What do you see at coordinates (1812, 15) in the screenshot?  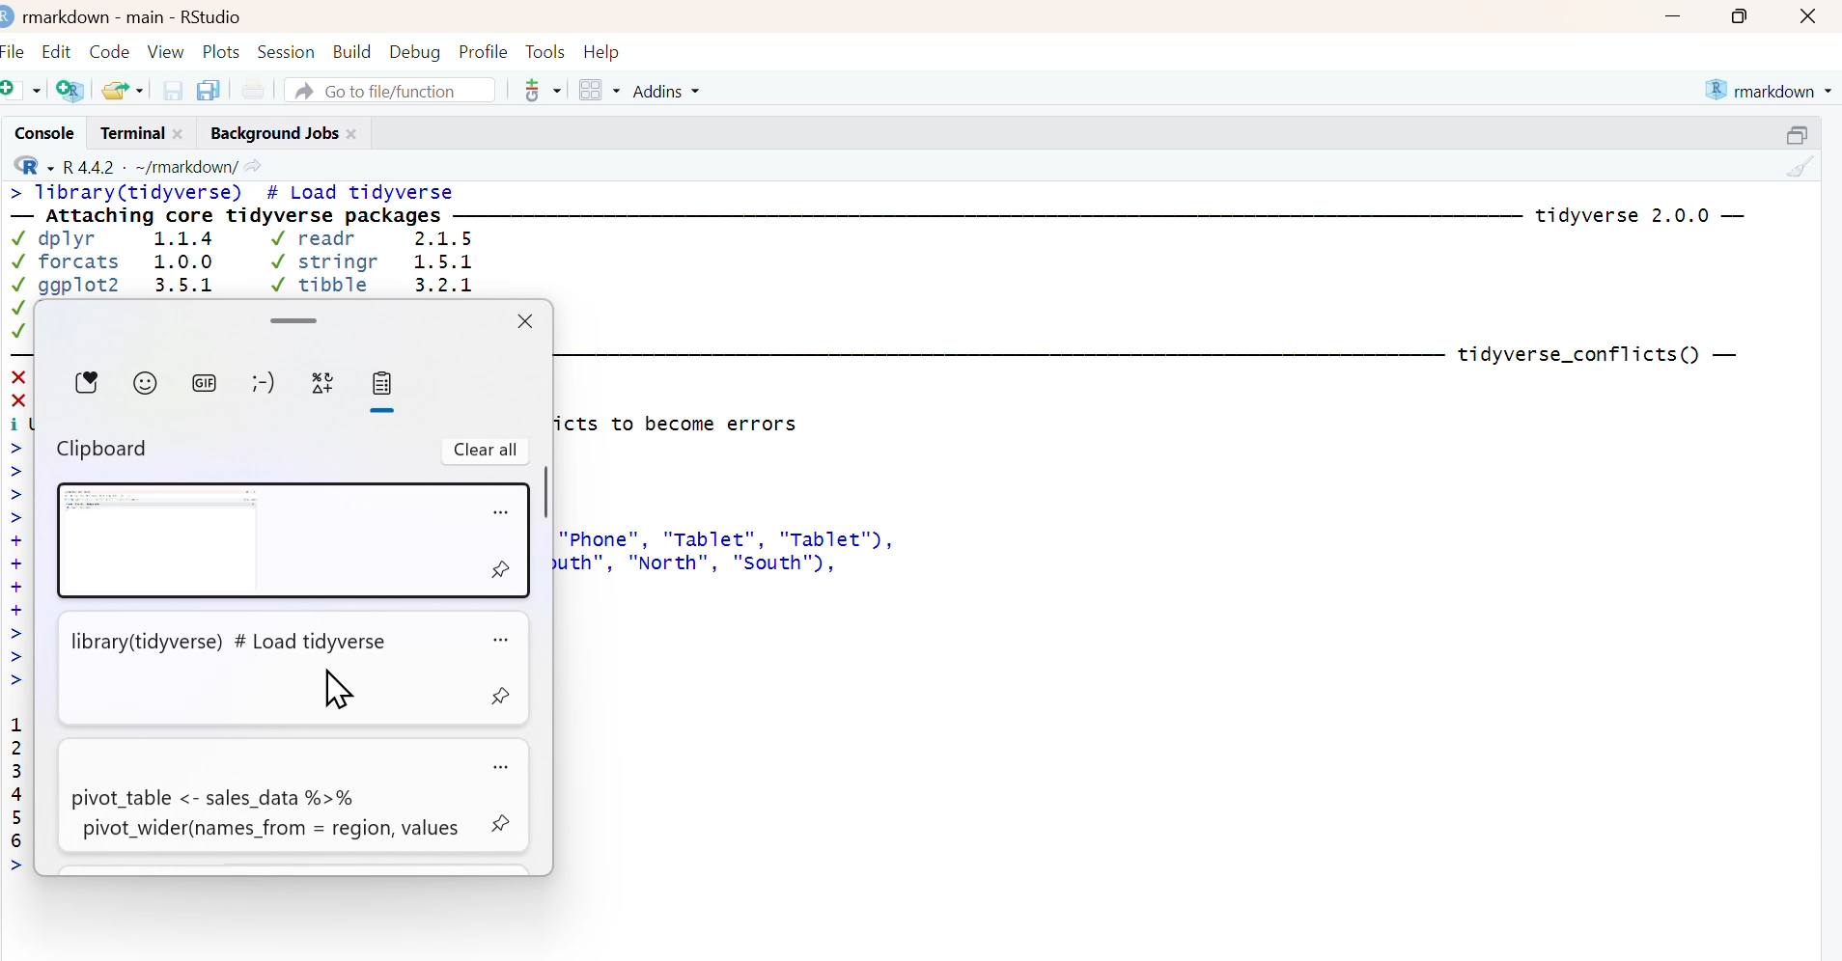 I see `close` at bounding box center [1812, 15].